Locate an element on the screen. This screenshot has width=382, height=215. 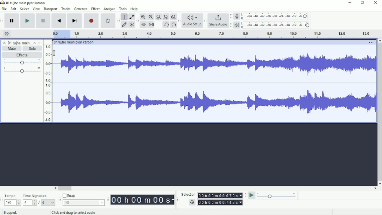
Collapse is located at coordinates (35, 43).